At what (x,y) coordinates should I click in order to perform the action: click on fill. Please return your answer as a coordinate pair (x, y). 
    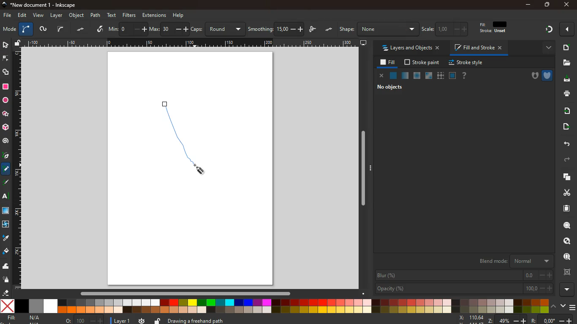
    Looking at the image, I should click on (497, 27).